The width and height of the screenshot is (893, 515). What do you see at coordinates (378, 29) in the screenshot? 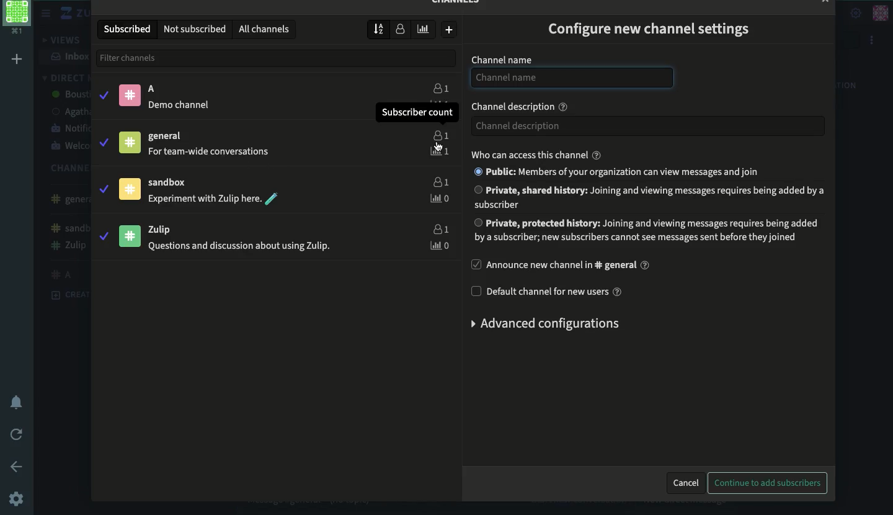
I see `sort` at bounding box center [378, 29].